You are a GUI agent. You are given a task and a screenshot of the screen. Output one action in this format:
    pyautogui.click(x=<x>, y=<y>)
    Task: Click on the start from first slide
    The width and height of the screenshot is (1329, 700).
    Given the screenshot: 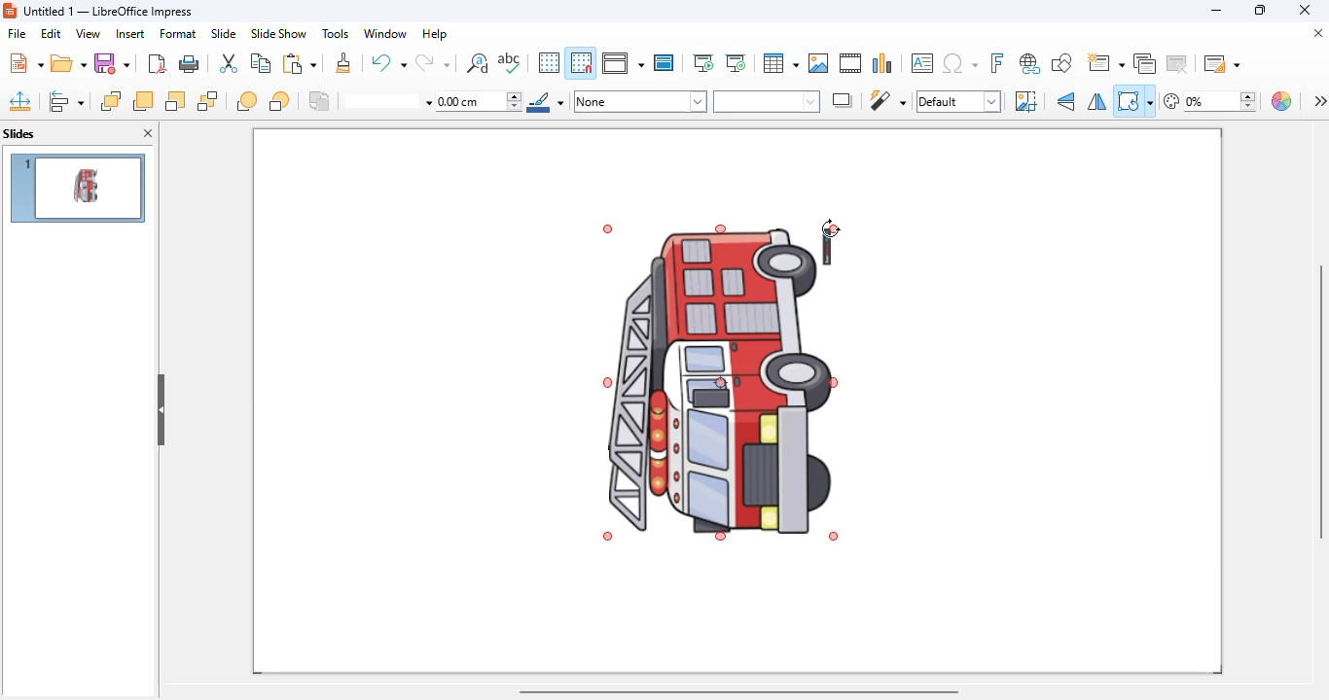 What is the action you would take?
    pyautogui.click(x=704, y=63)
    